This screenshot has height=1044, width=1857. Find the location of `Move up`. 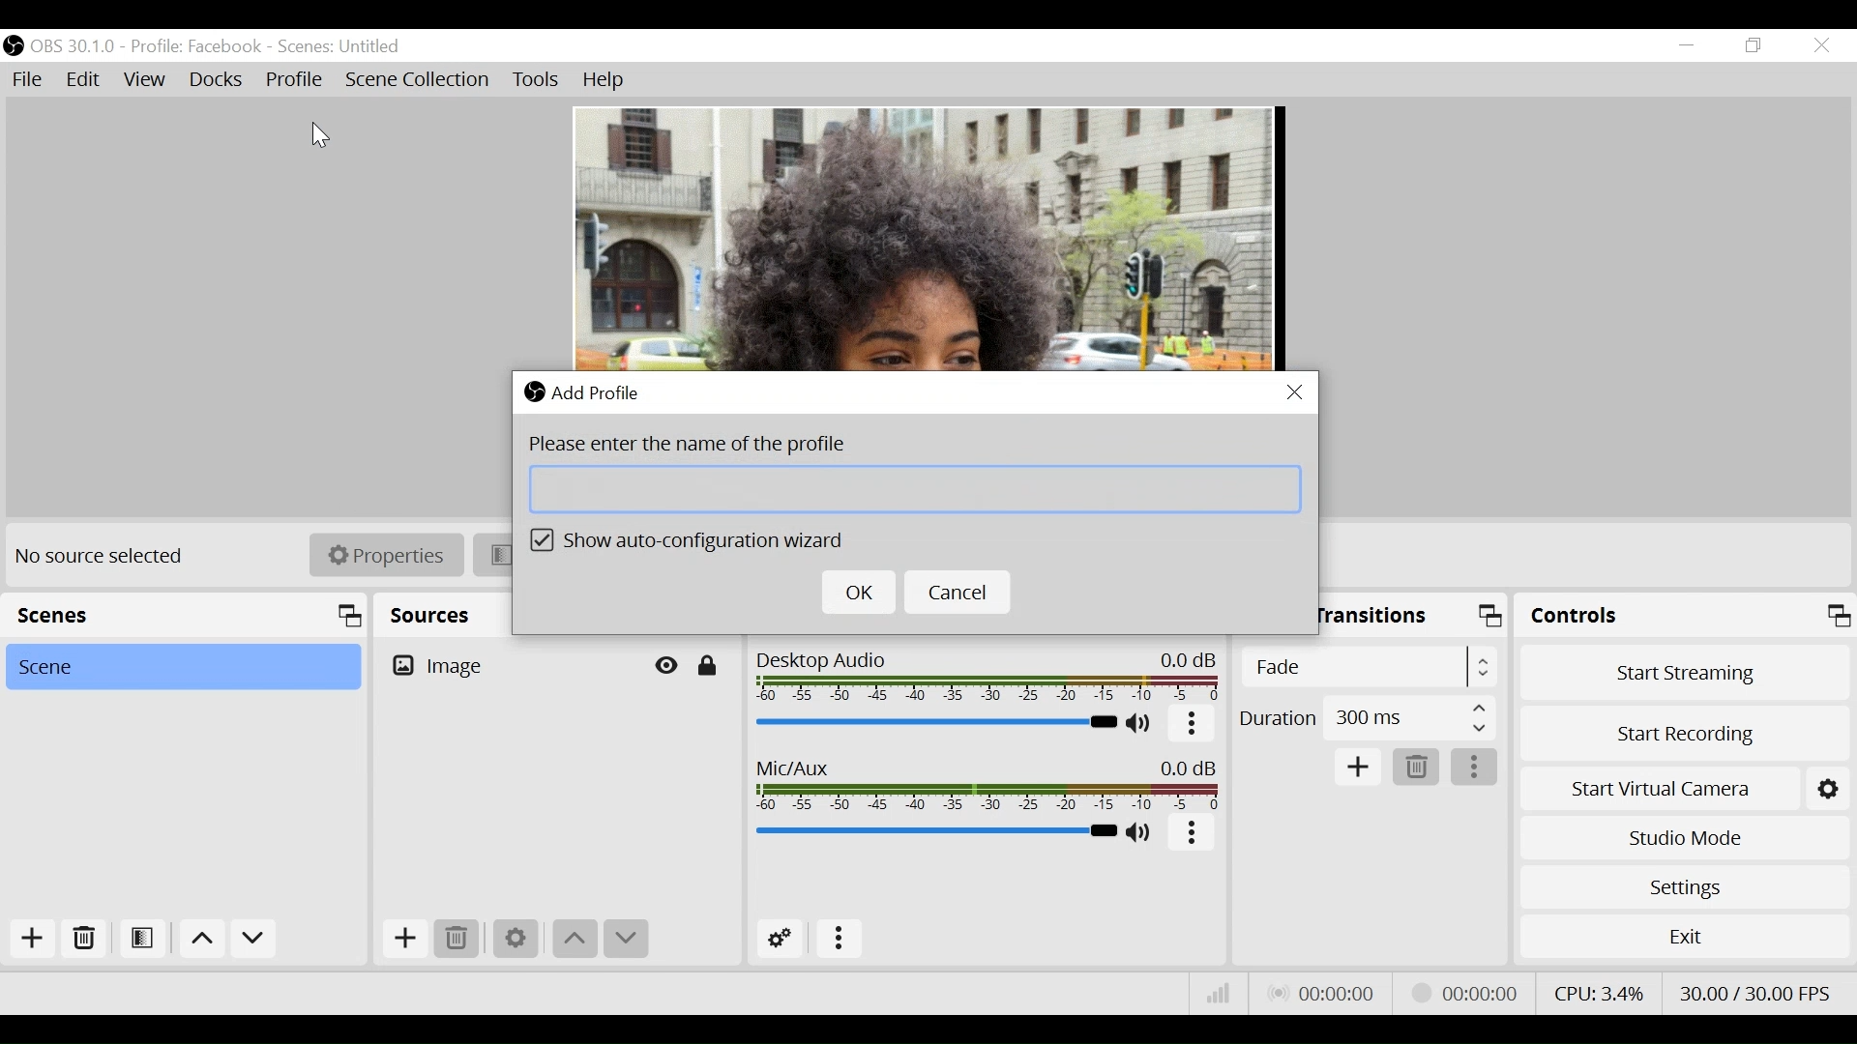

Move up is located at coordinates (574, 939).